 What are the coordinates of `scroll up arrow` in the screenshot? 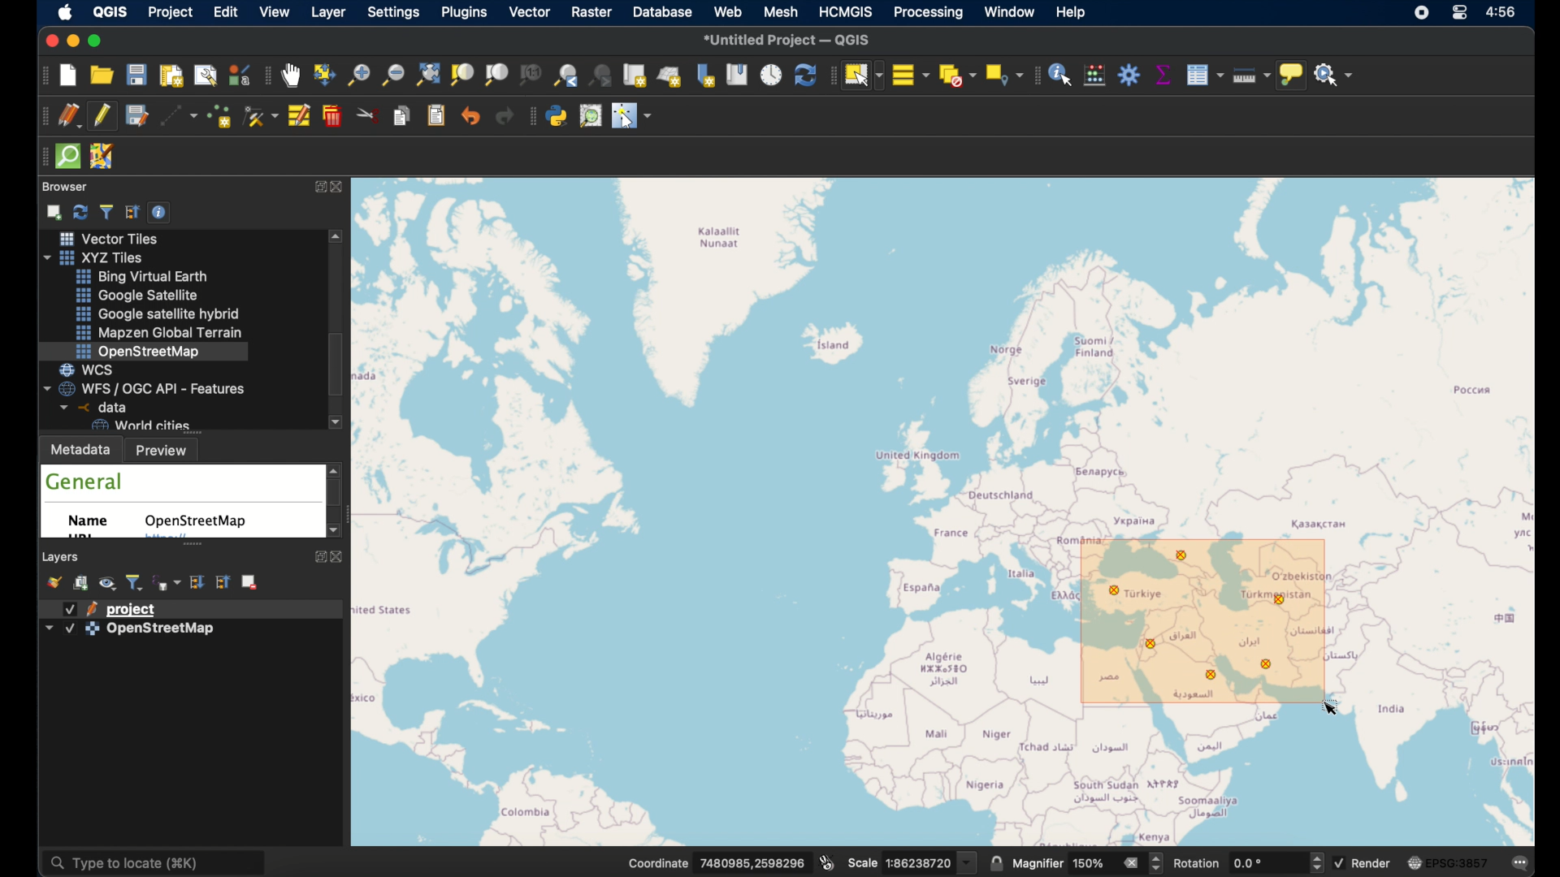 It's located at (338, 237).